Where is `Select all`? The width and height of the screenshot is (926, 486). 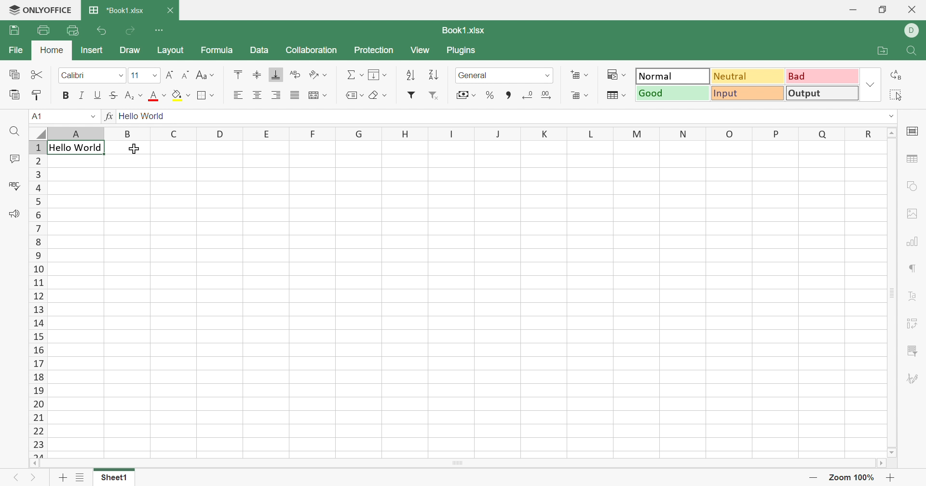 Select all is located at coordinates (895, 94).